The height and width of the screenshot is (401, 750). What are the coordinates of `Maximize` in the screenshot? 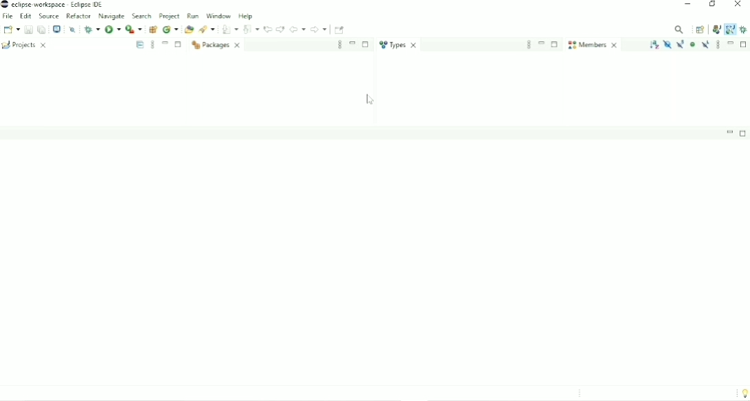 It's located at (744, 133).